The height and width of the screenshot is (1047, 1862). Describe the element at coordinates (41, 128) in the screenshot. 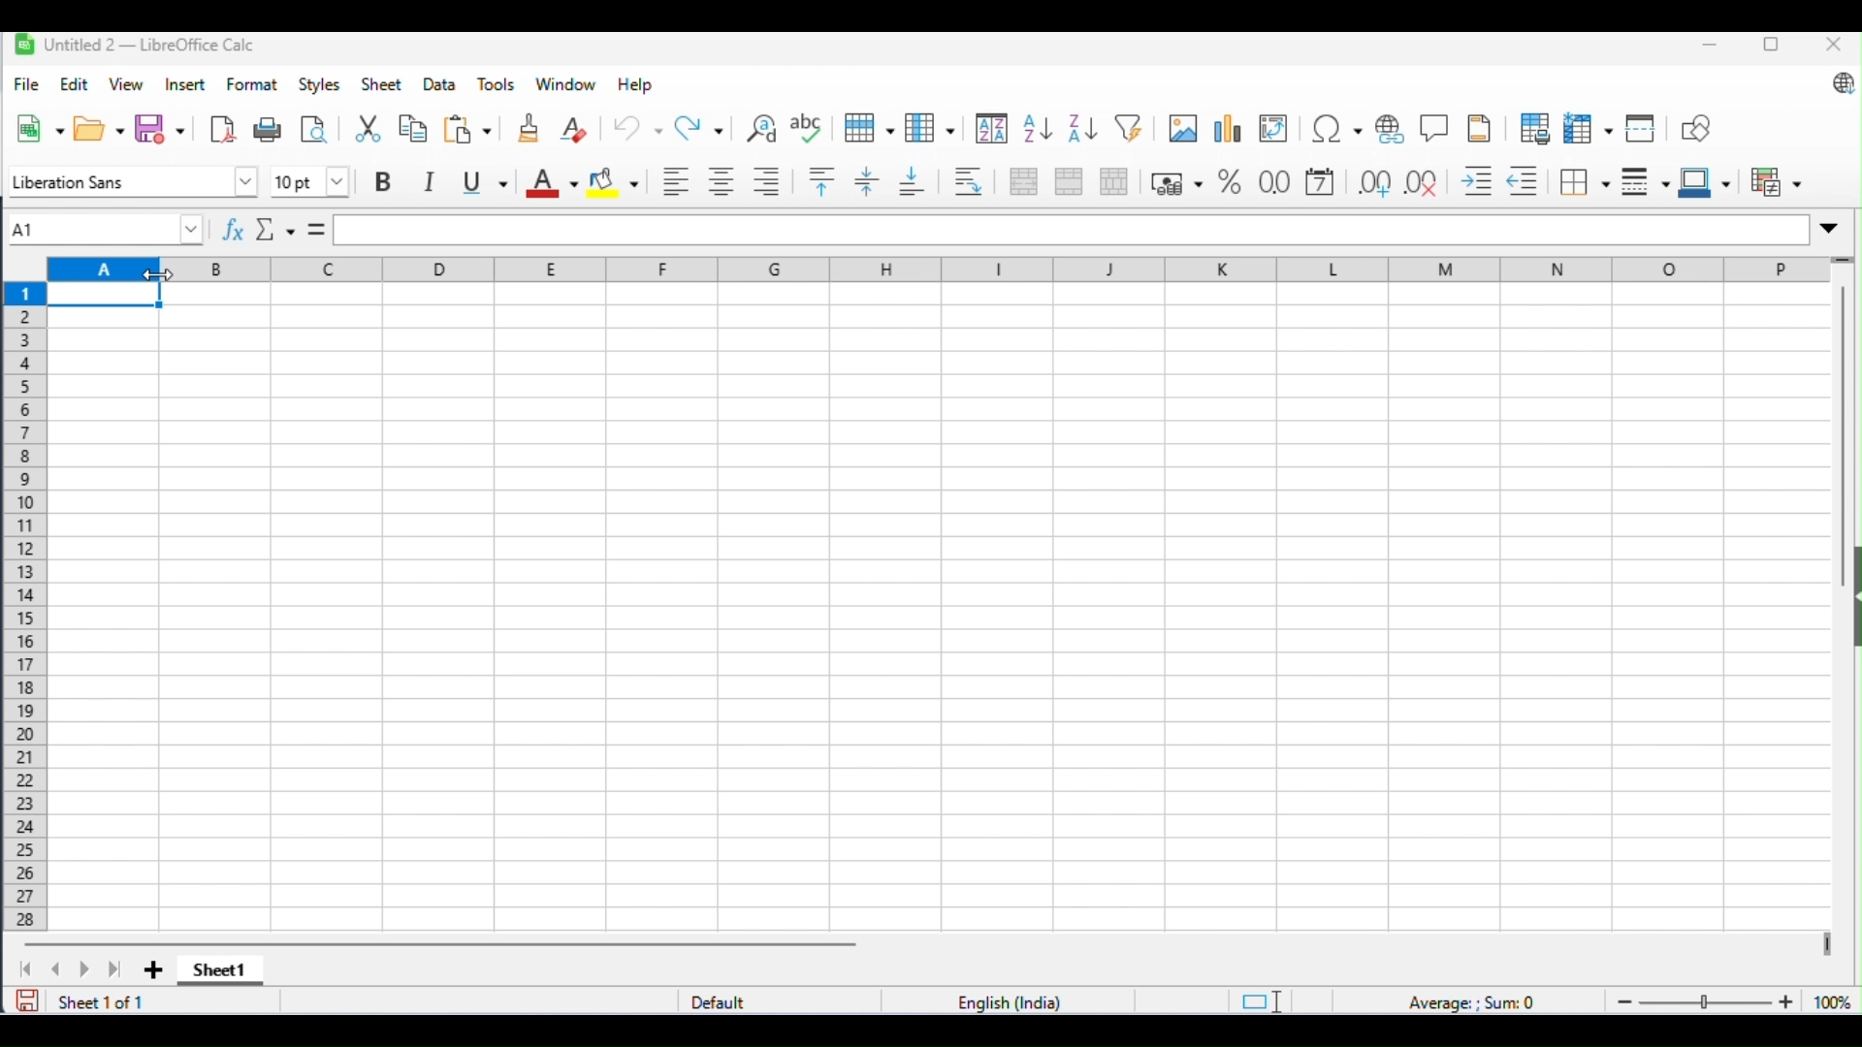

I see `new` at that location.